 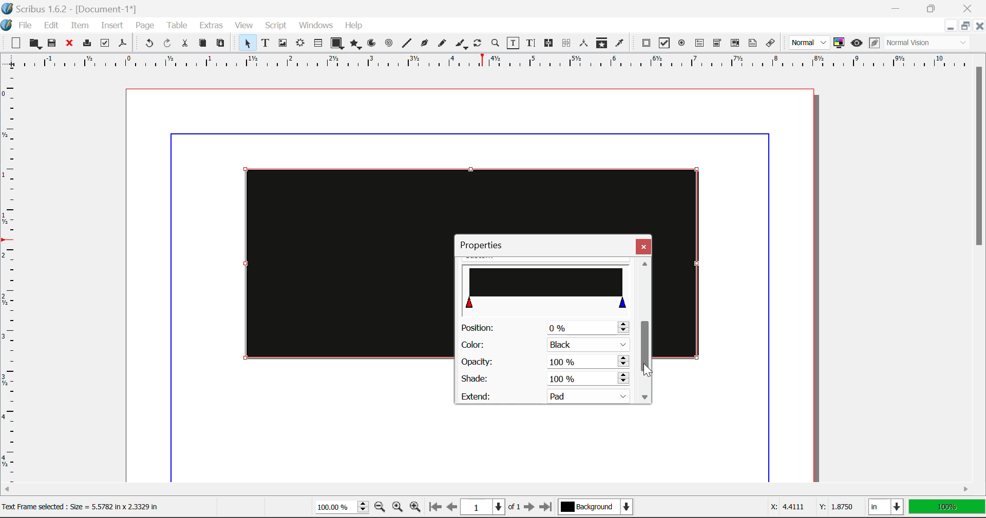 What do you see at coordinates (681, 45) in the screenshot?
I see `PDF Radio Button` at bounding box center [681, 45].